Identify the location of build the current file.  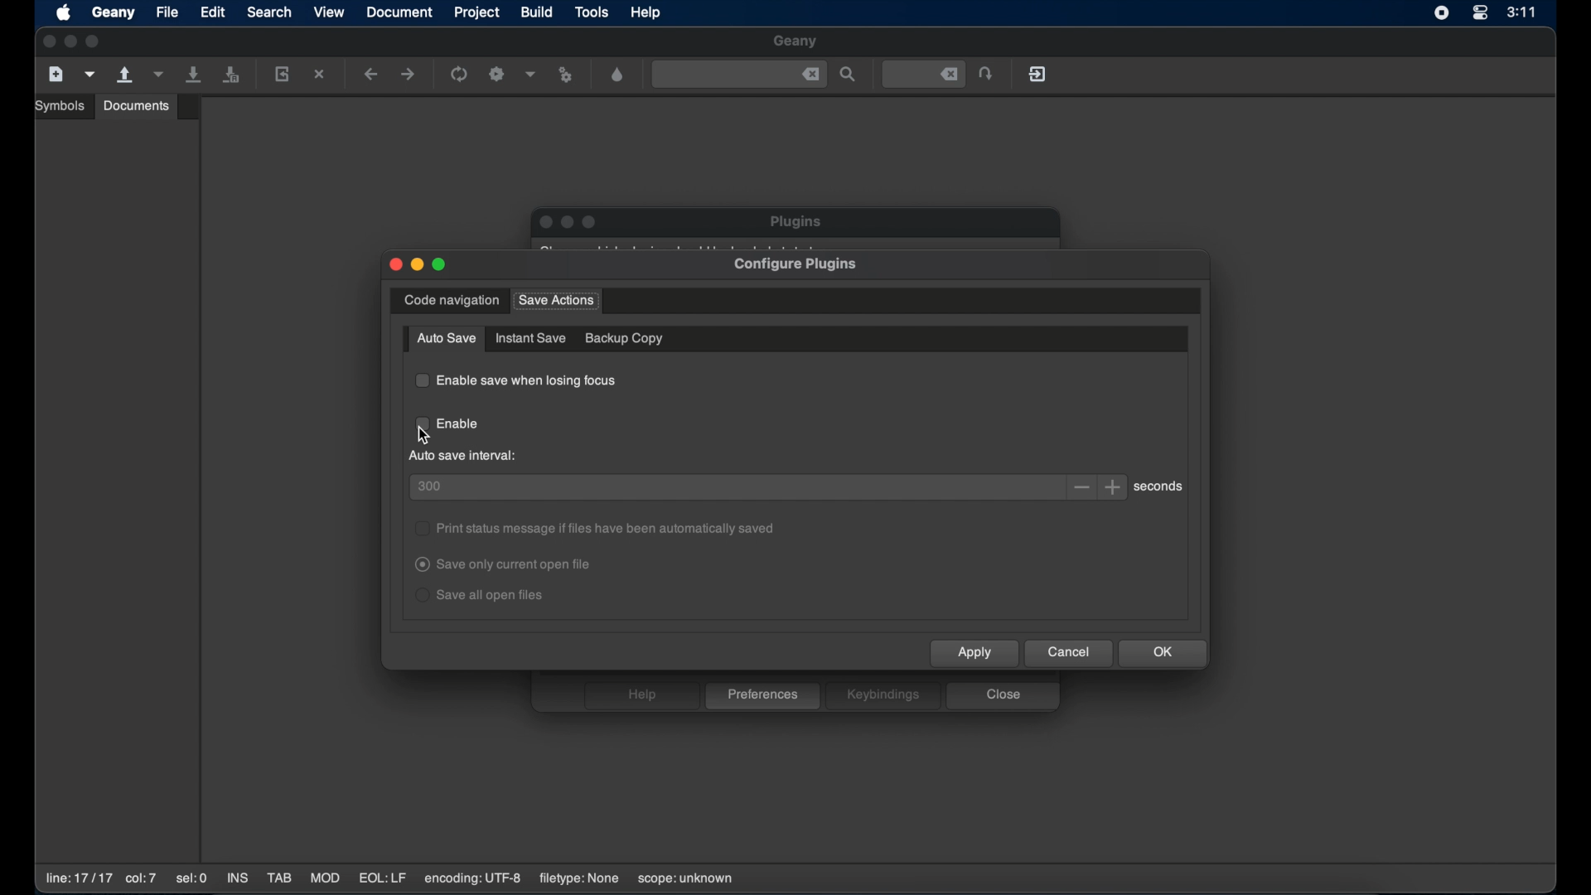
(499, 75).